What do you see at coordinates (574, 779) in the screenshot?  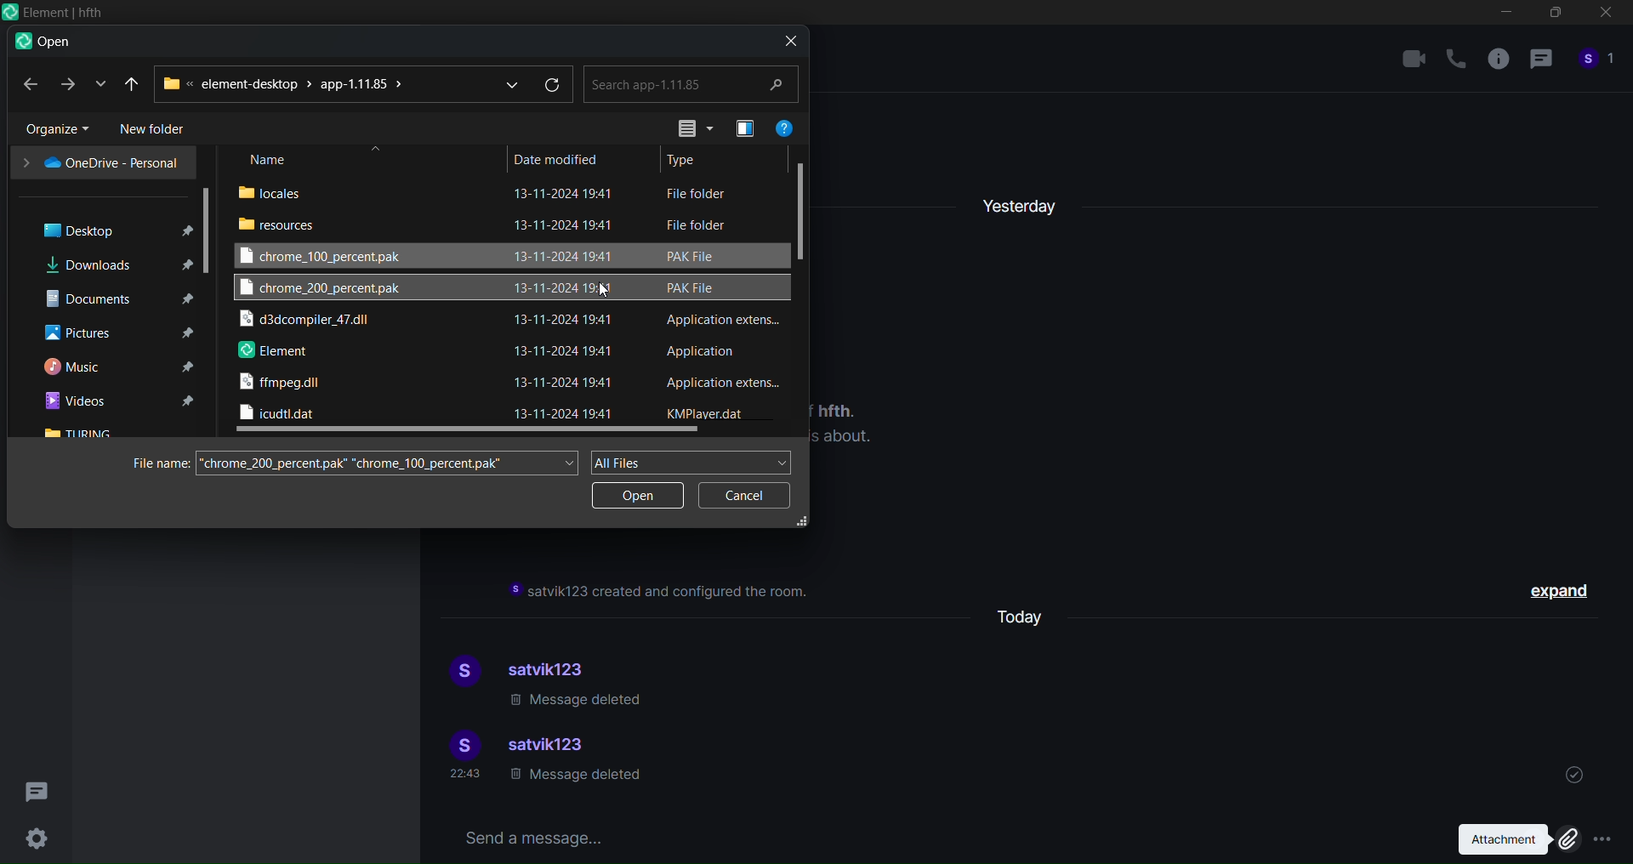 I see `message deleted` at bounding box center [574, 779].